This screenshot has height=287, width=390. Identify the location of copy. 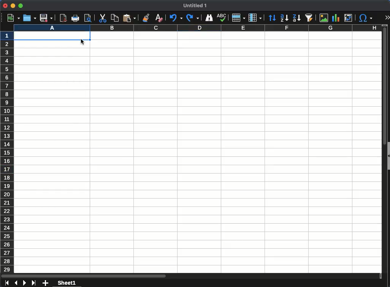
(114, 18).